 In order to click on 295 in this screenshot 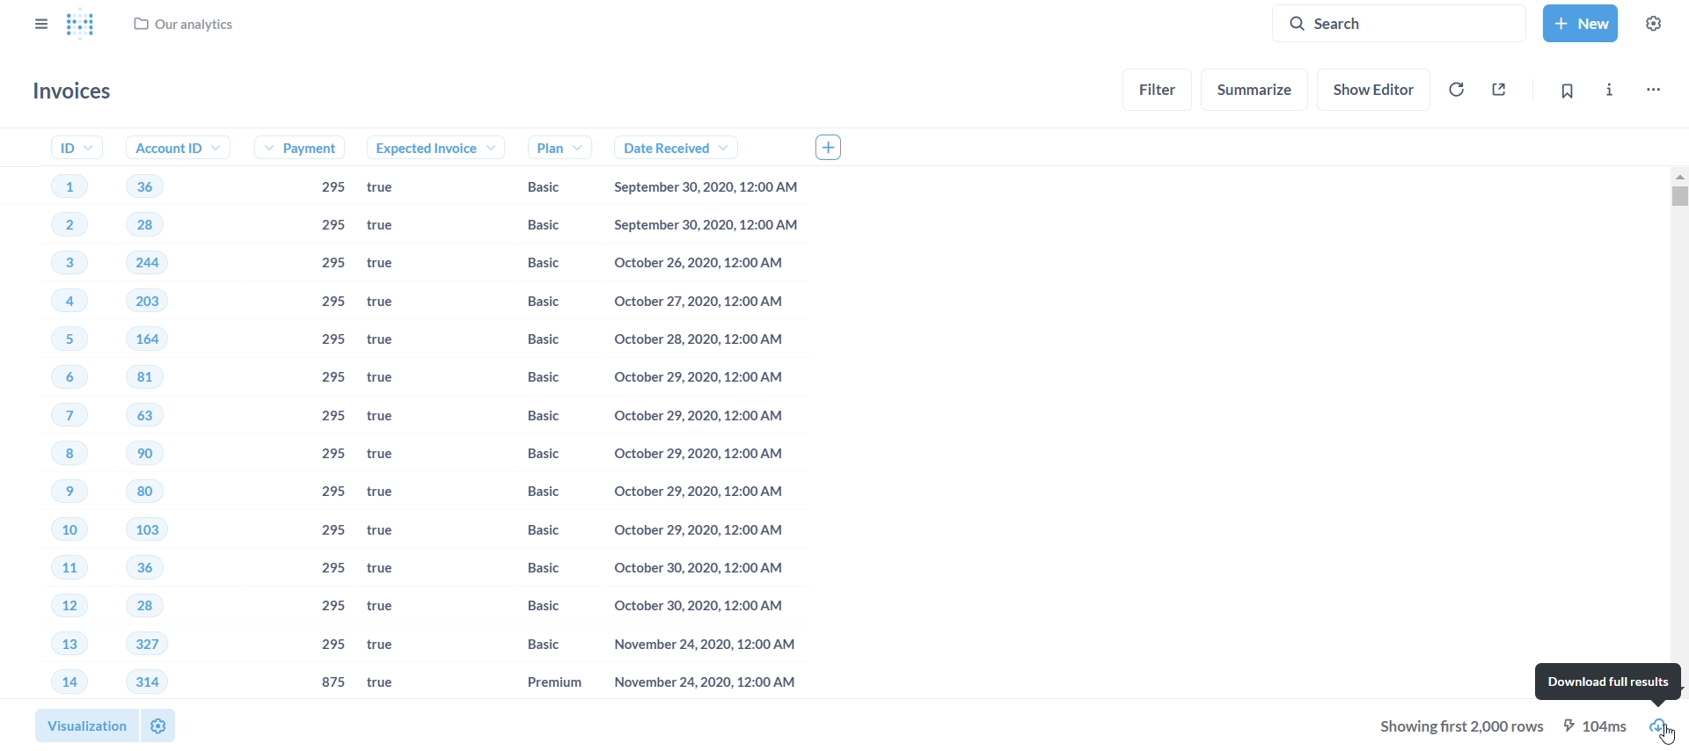, I will do `click(331, 341)`.